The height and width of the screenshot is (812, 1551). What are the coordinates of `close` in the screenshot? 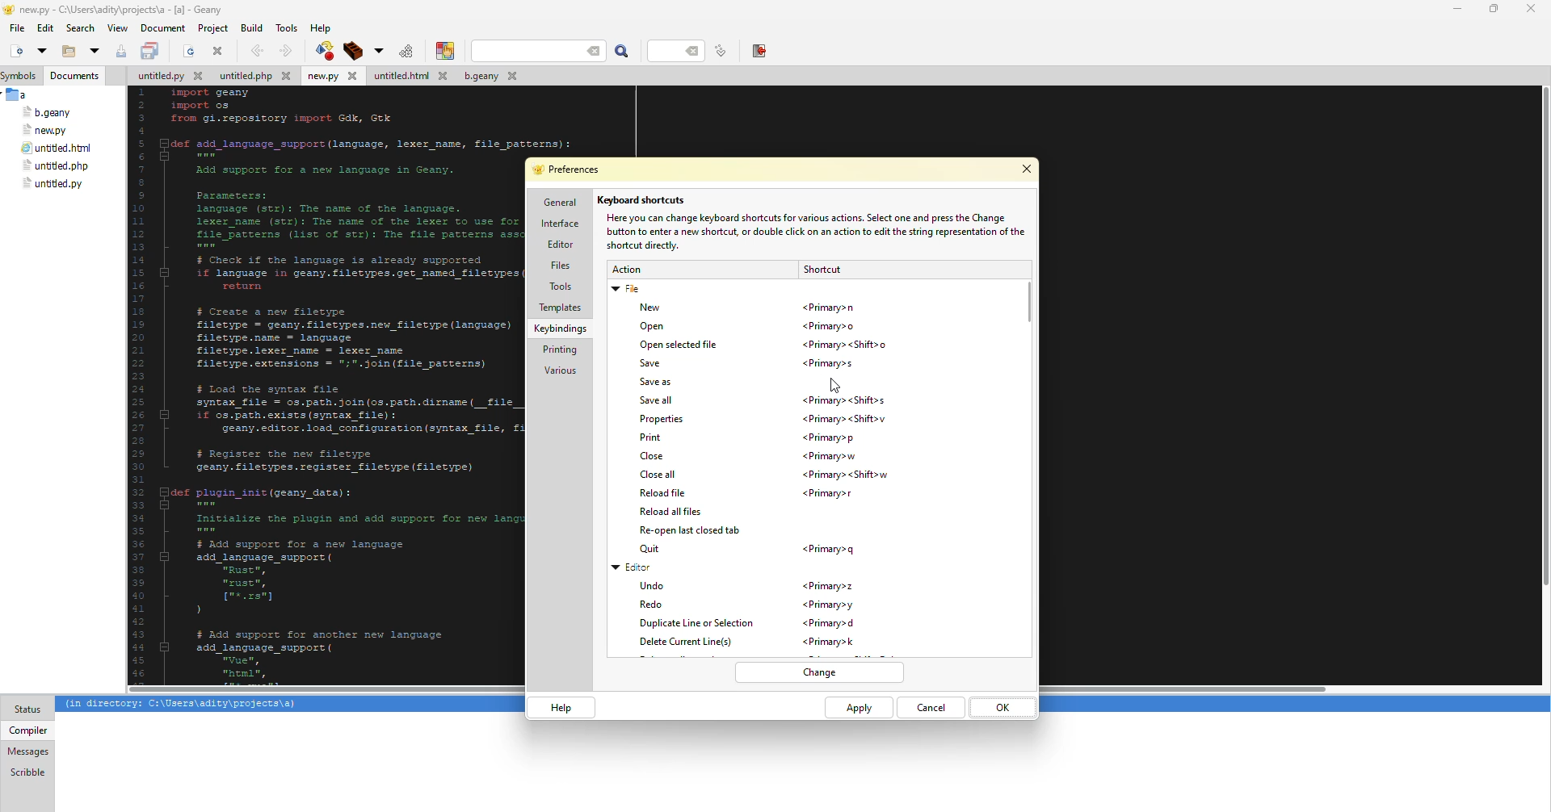 It's located at (653, 456).